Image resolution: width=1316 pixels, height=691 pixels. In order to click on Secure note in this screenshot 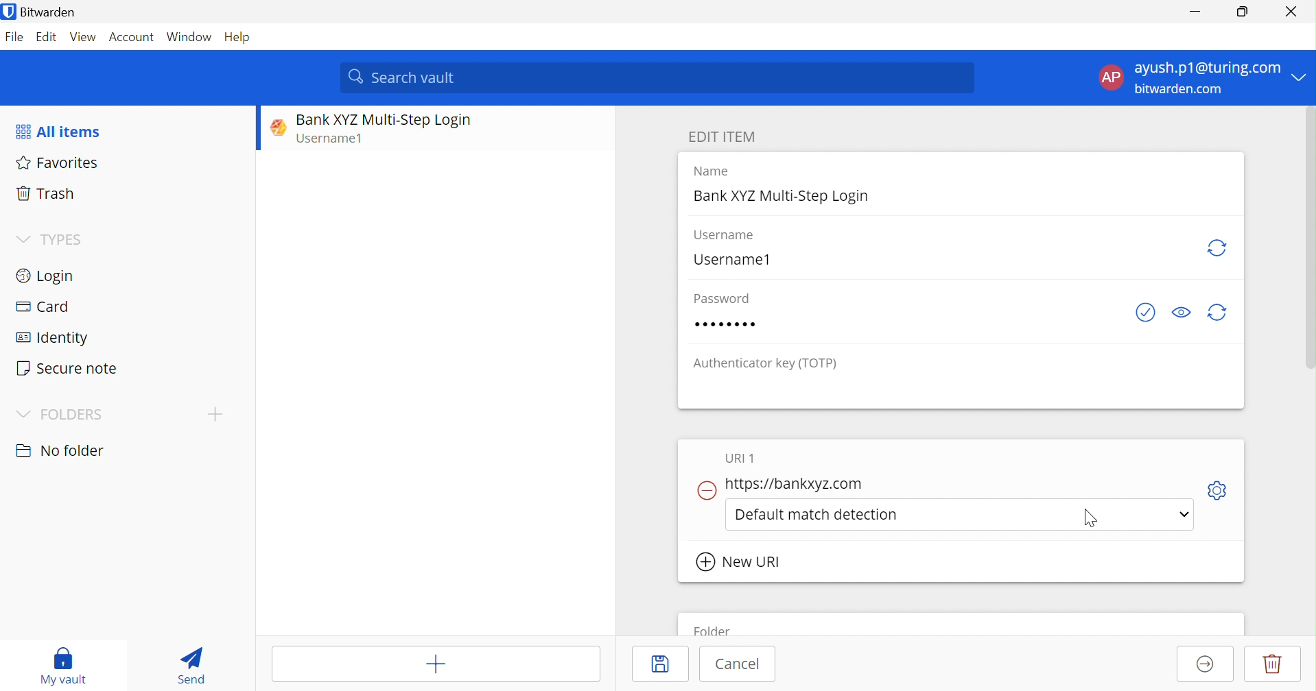, I will do `click(67, 368)`.